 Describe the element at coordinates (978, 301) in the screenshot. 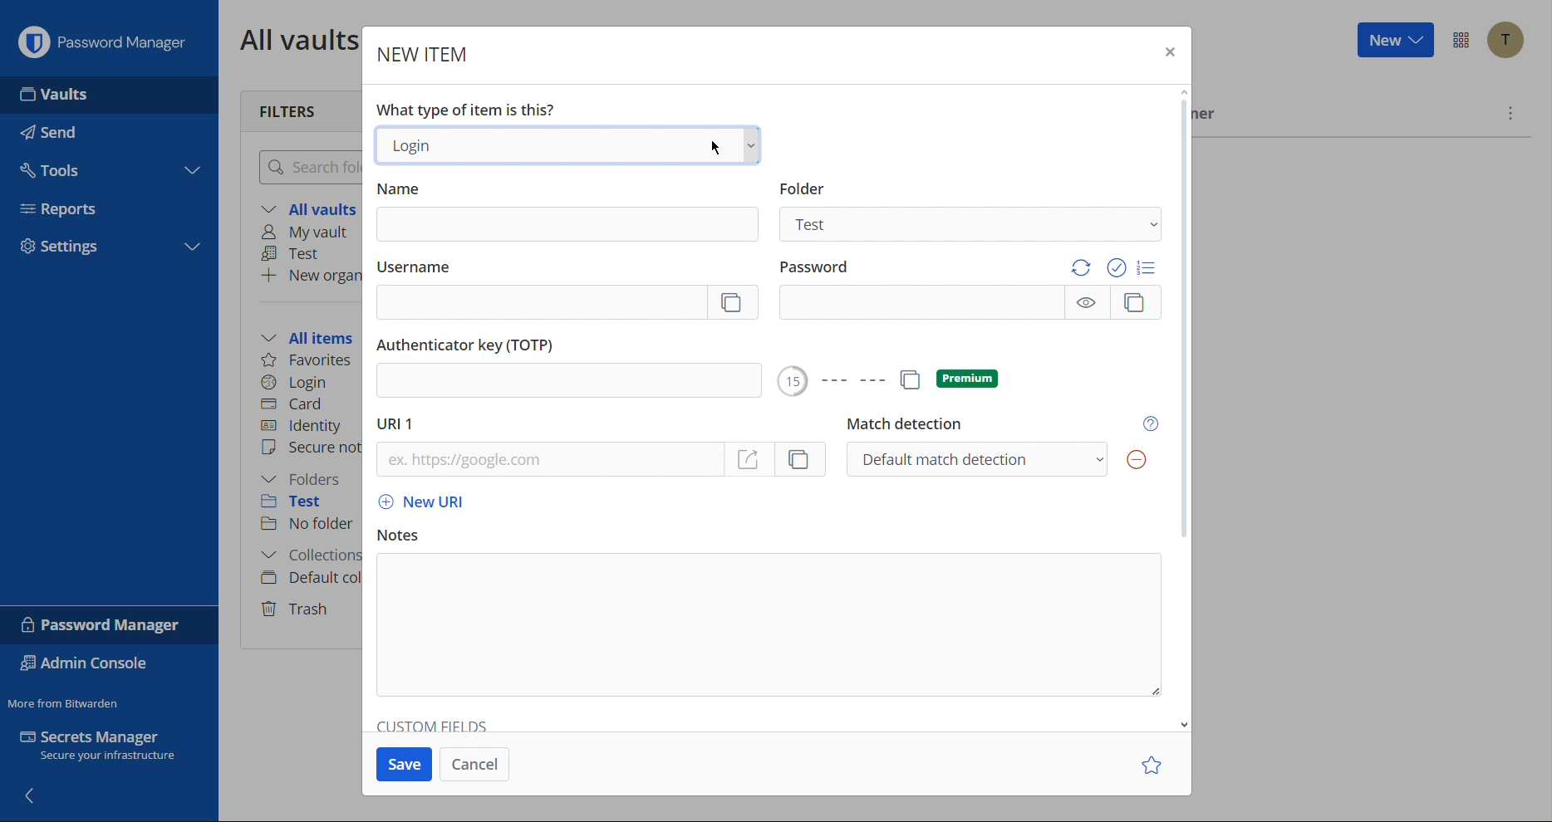

I see `Password` at that location.